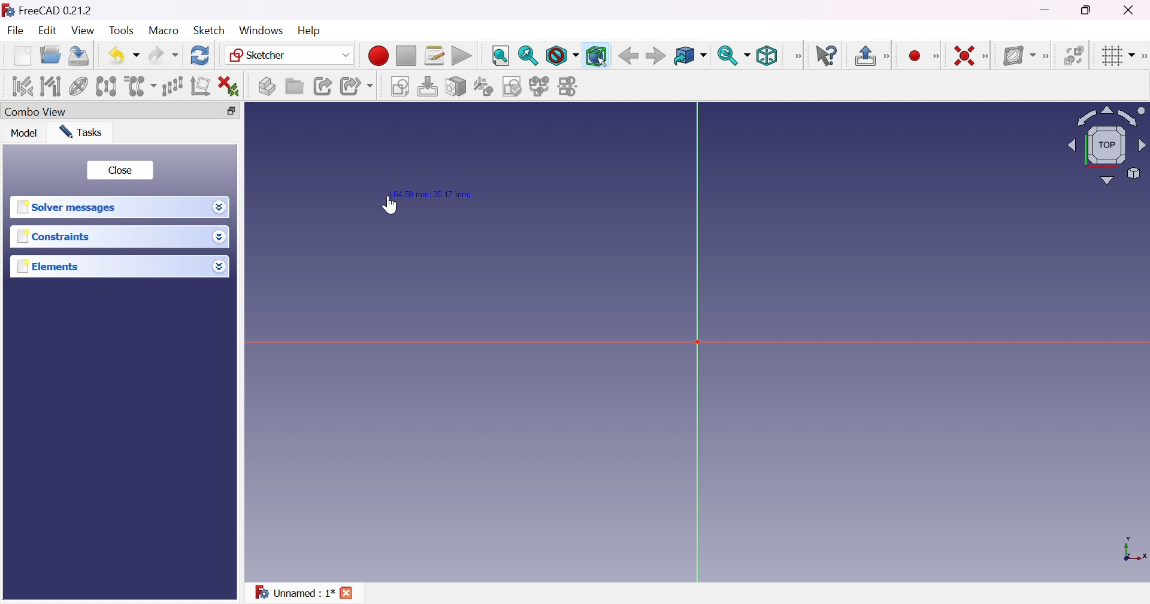 The height and width of the screenshot is (604, 1150). What do you see at coordinates (24, 132) in the screenshot?
I see `Model` at bounding box center [24, 132].